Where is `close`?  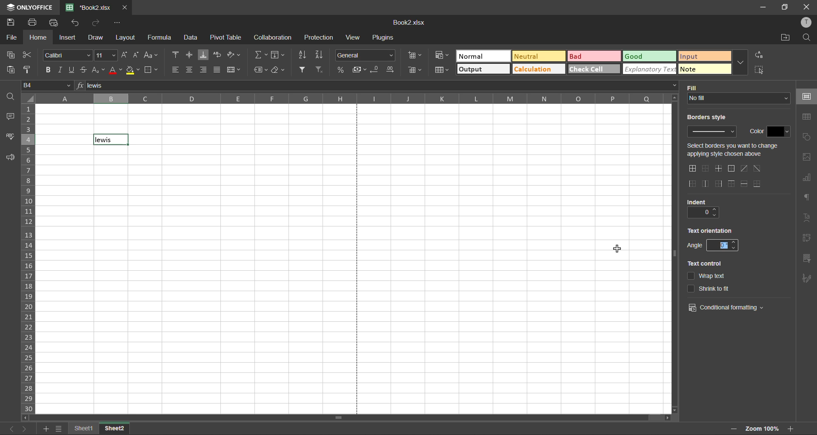
close is located at coordinates (807, 7).